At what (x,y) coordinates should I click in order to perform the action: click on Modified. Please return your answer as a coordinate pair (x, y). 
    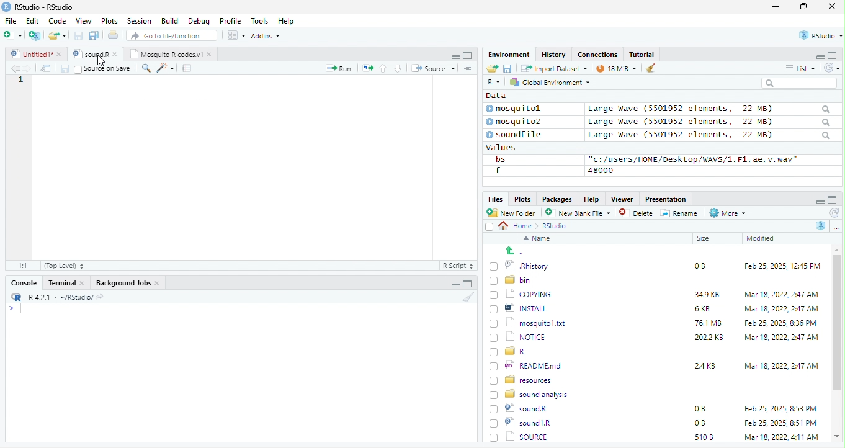
    Looking at the image, I should click on (761, 238).